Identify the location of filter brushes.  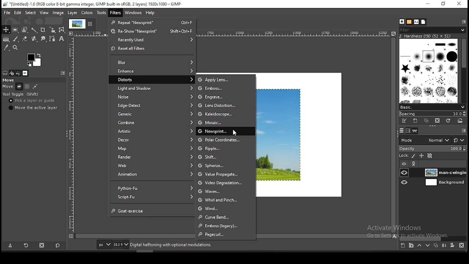
(432, 30).